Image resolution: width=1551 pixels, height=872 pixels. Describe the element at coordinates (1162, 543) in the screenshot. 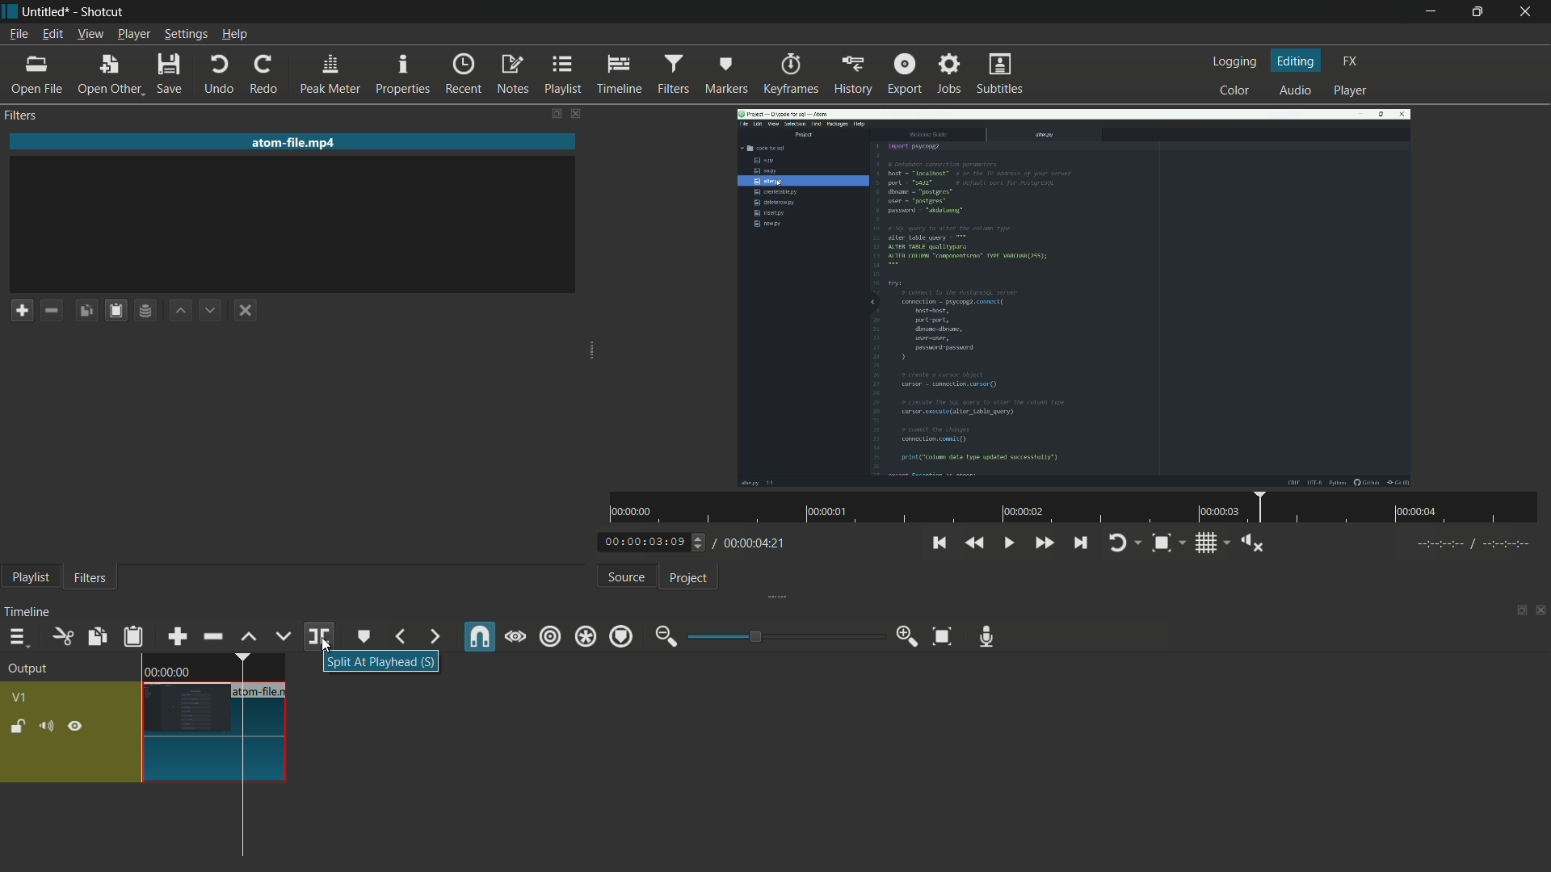

I see `toggle zoom` at that location.